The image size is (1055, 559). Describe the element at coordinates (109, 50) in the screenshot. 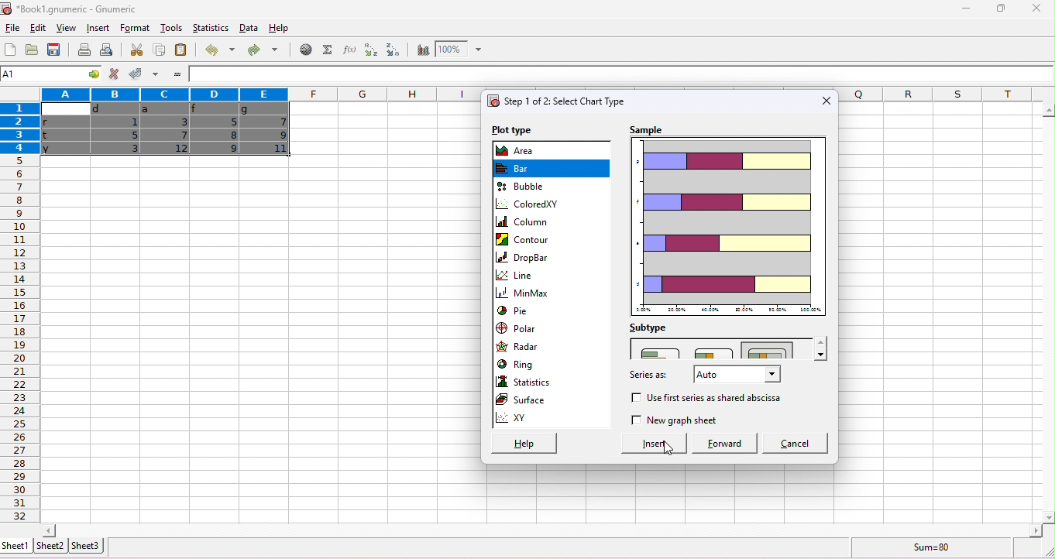

I see `print preview` at that location.